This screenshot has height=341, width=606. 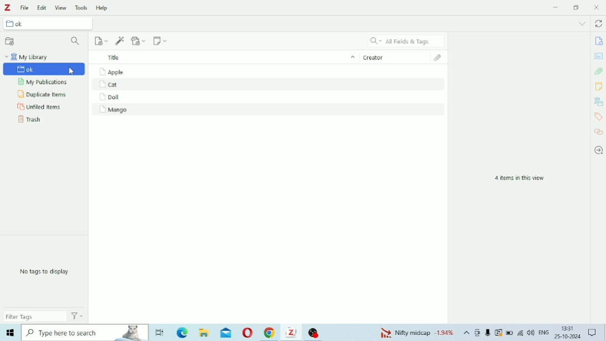 I want to click on ENG, so click(x=543, y=332).